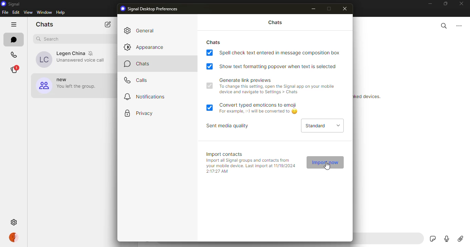 This screenshot has height=247, width=470. What do you see at coordinates (277, 89) in the screenshot?
I see `info` at bounding box center [277, 89].